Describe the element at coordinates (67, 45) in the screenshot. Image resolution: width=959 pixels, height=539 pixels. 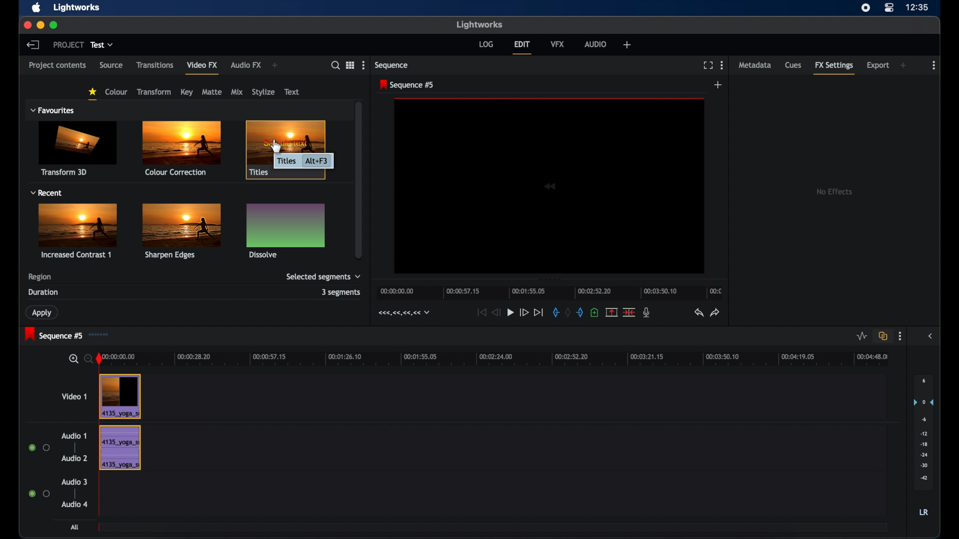
I see `project` at that location.